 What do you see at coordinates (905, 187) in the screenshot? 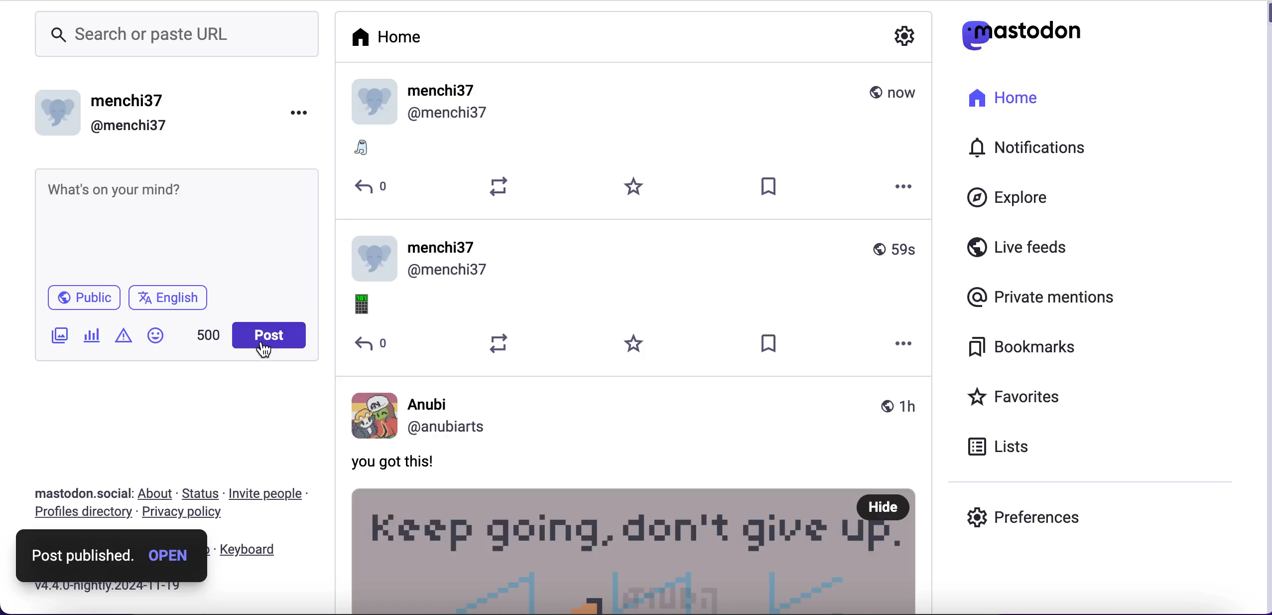
I see `more options` at bounding box center [905, 187].